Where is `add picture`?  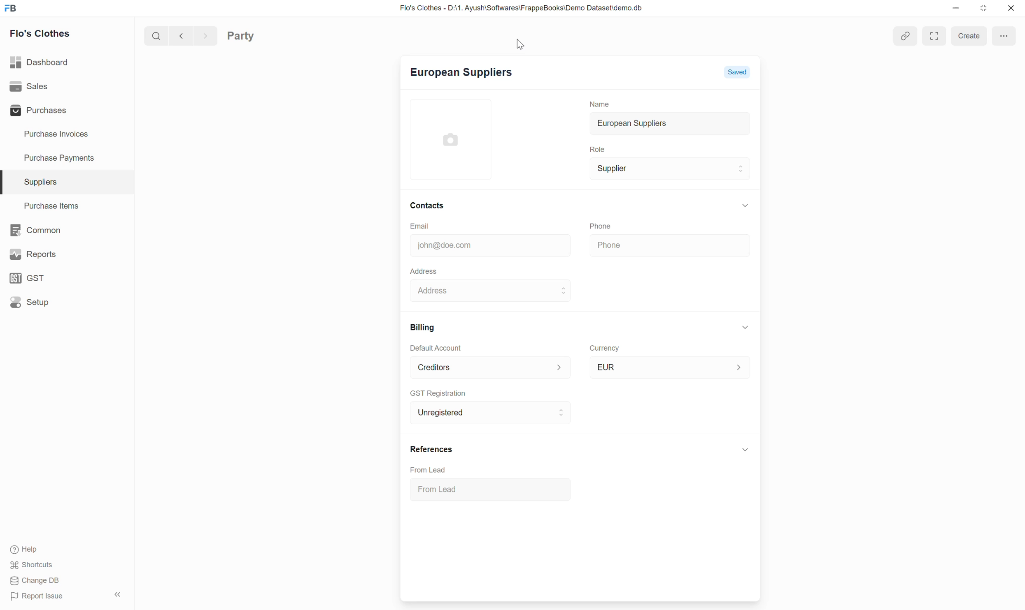
add picture is located at coordinates (458, 138).